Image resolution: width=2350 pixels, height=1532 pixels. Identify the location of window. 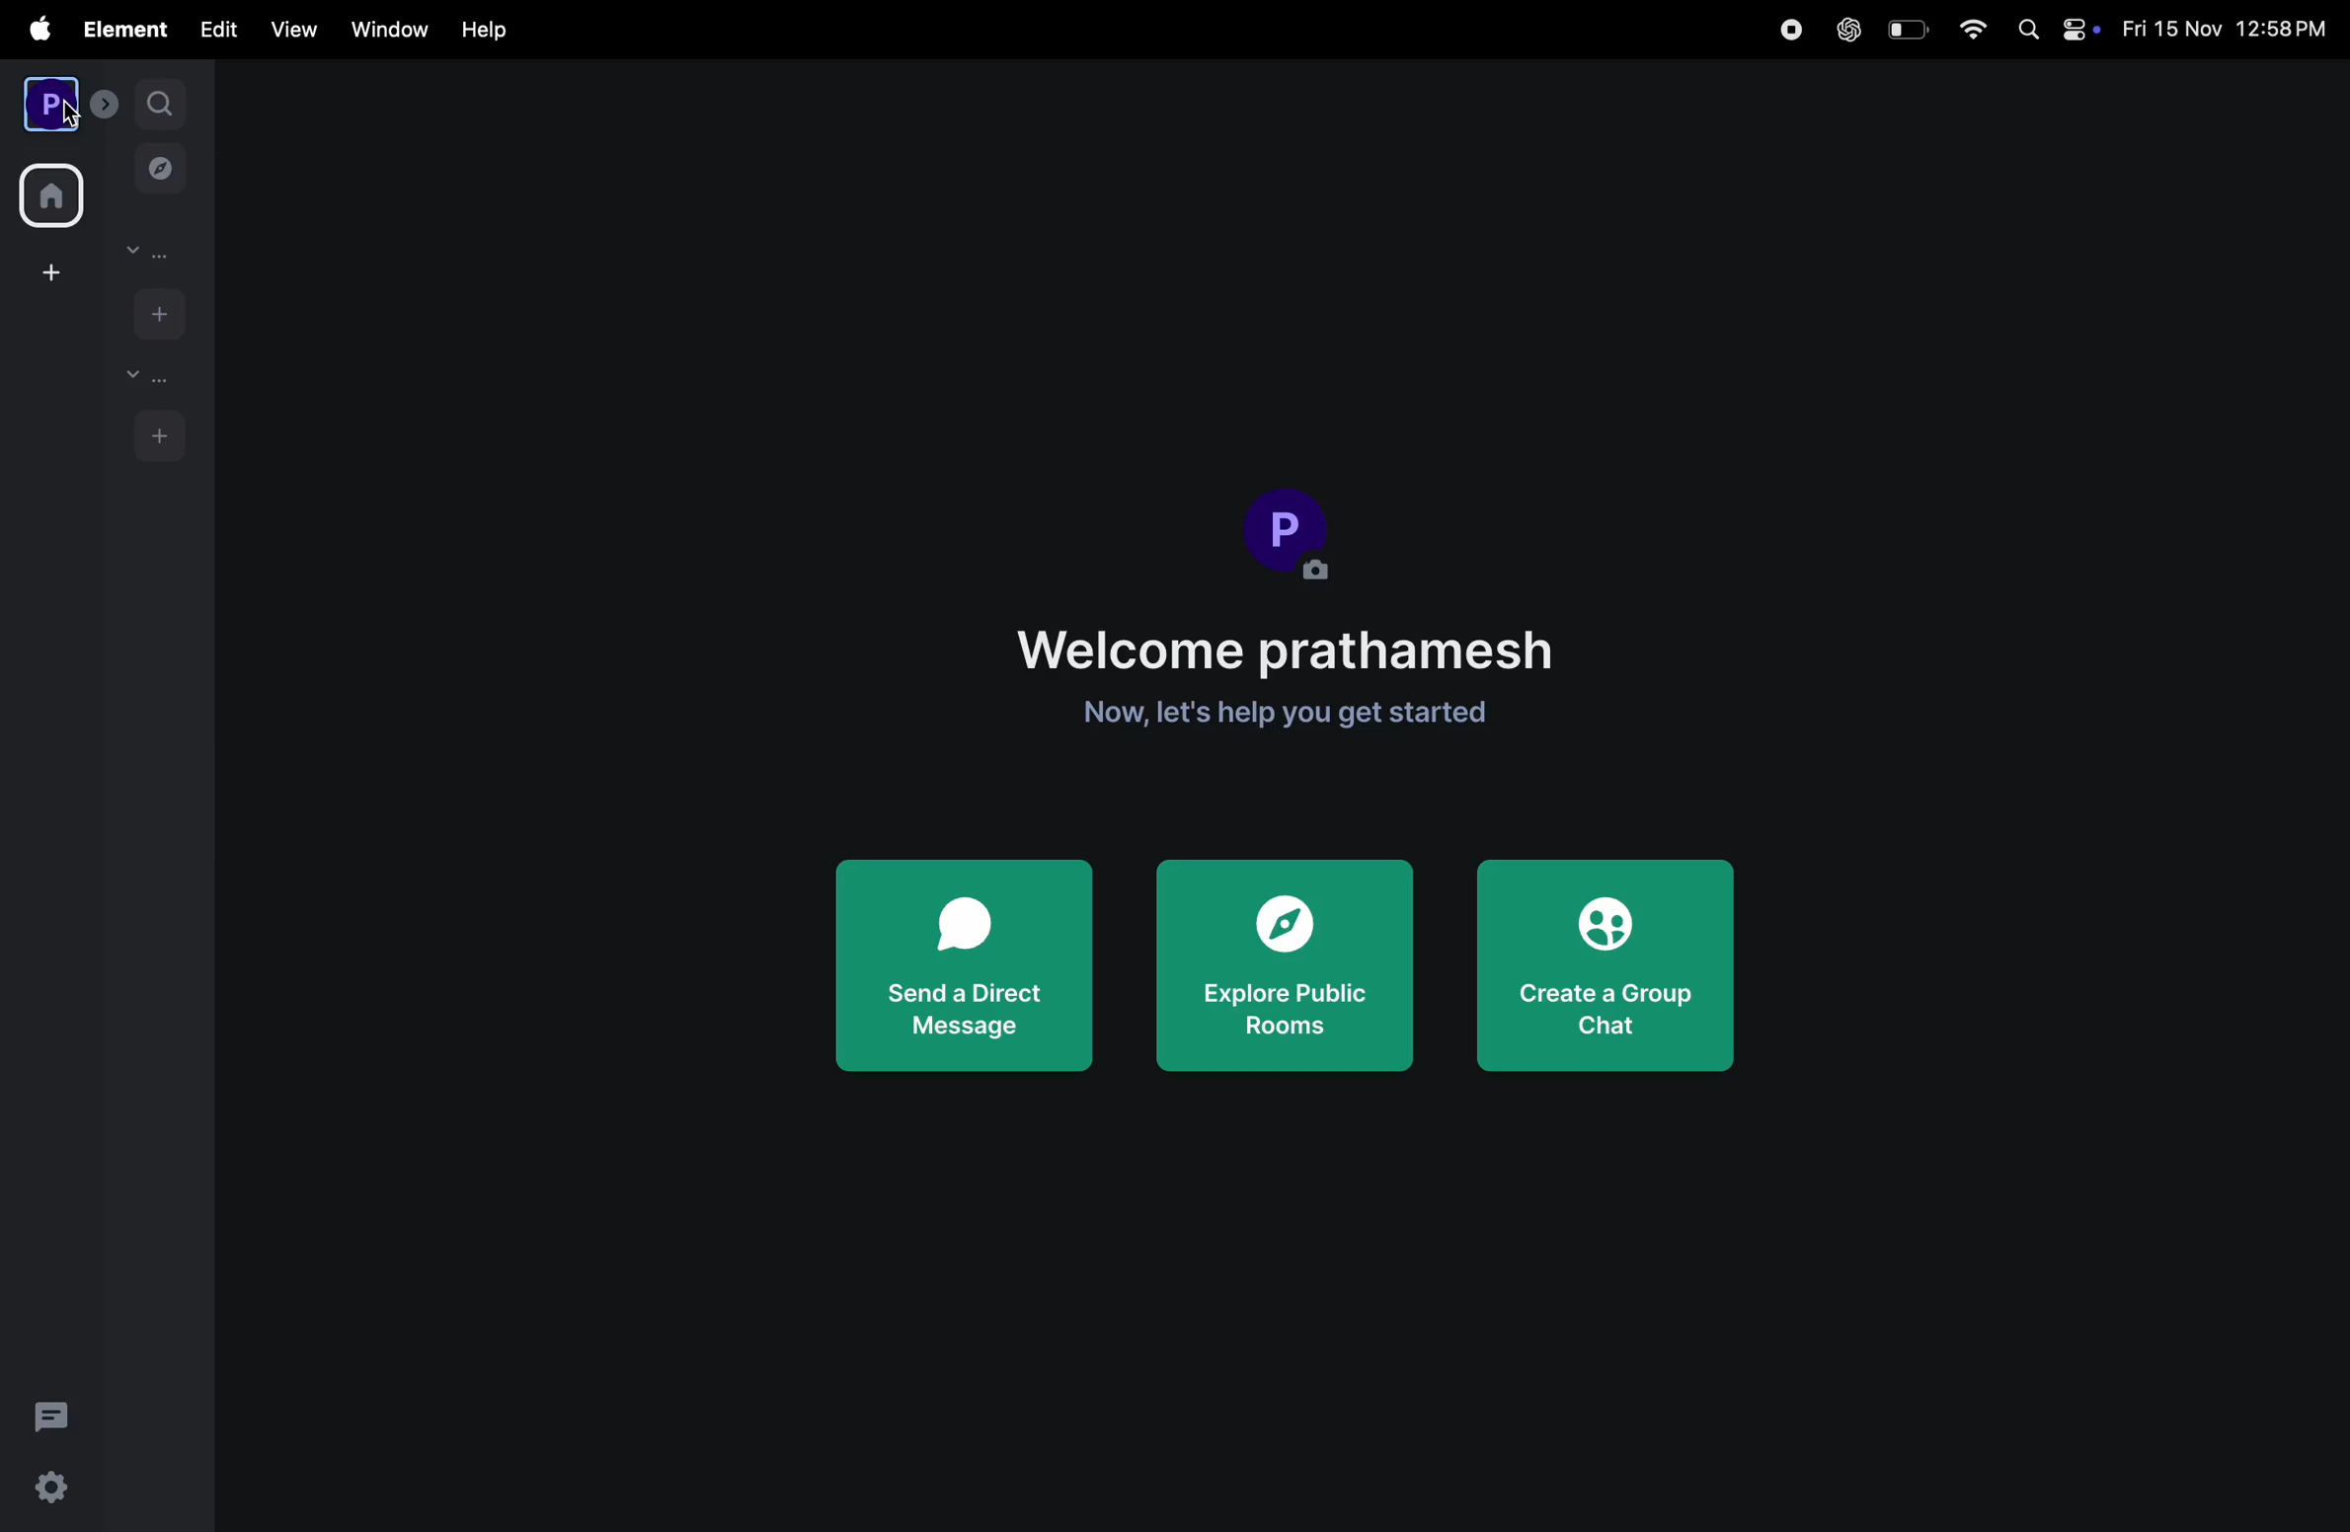
(385, 27).